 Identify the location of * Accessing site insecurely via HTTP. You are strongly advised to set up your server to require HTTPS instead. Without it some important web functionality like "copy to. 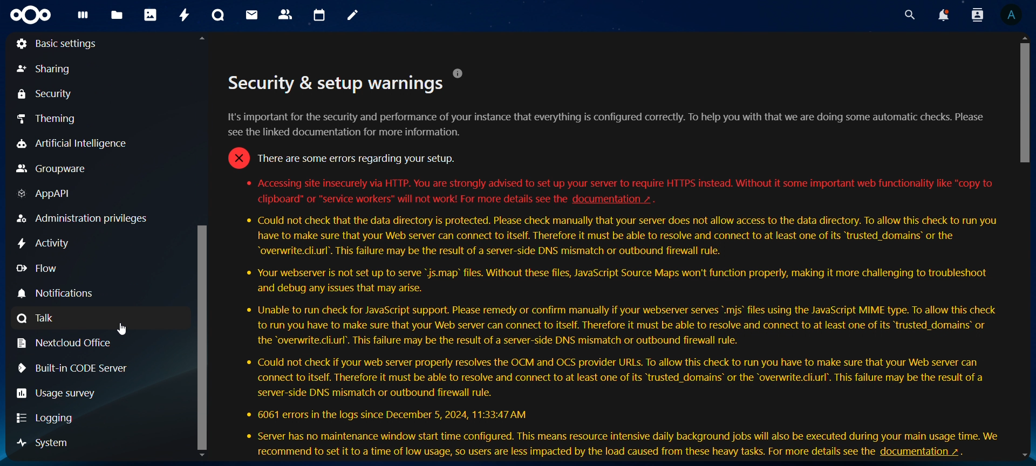
(616, 182).